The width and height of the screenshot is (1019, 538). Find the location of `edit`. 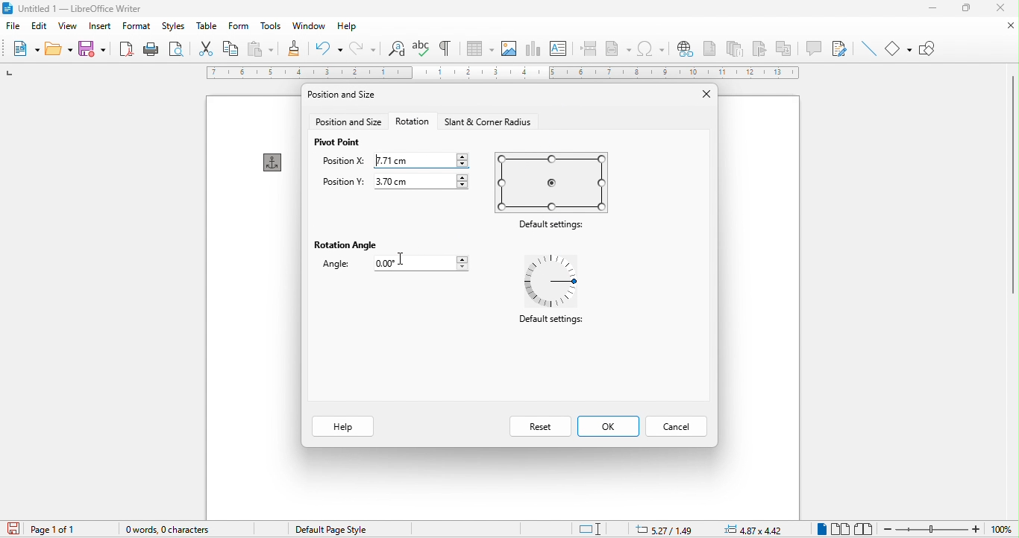

edit is located at coordinates (41, 26).